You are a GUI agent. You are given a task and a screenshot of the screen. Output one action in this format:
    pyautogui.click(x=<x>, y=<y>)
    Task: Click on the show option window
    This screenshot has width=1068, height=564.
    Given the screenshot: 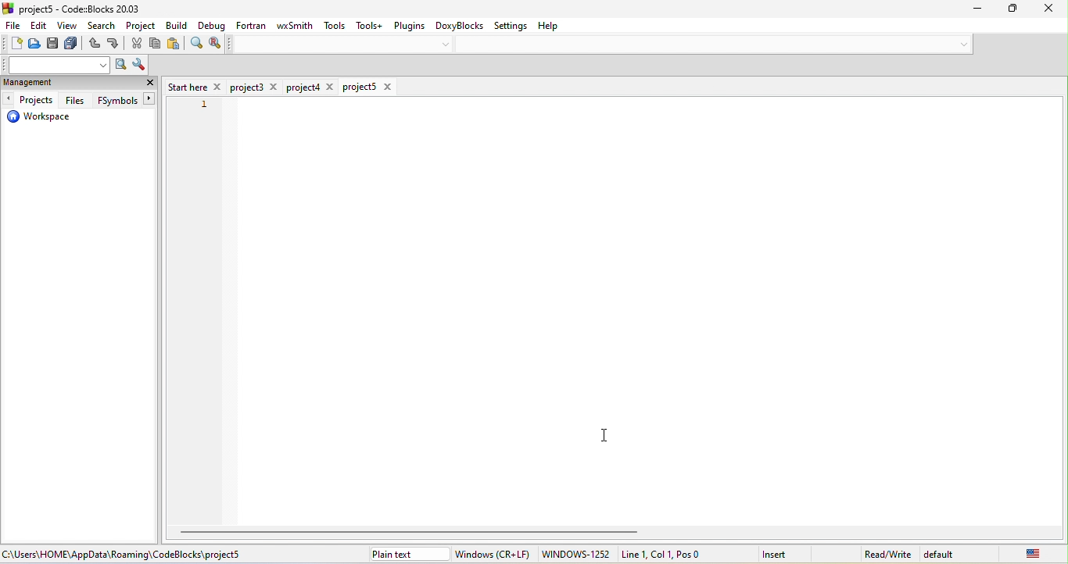 What is the action you would take?
    pyautogui.click(x=138, y=66)
    